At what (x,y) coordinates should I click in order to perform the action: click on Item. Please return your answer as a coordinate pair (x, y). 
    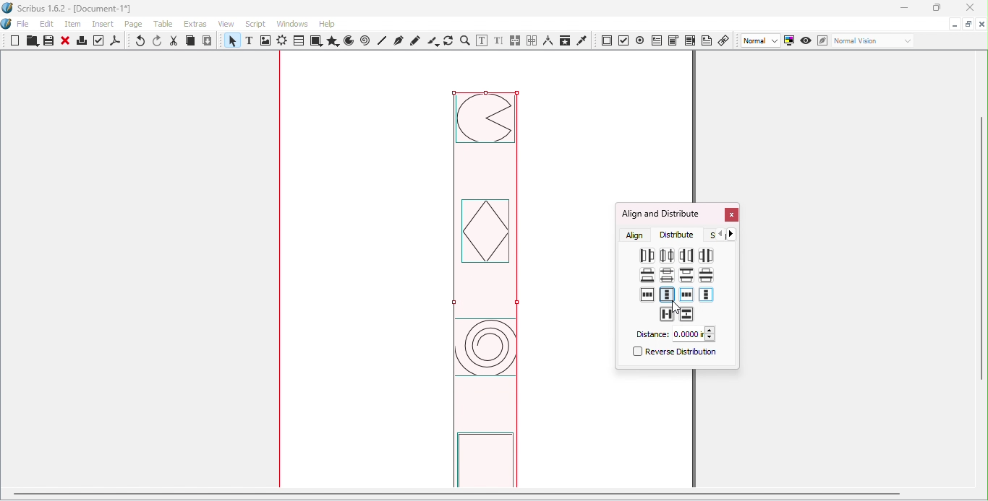
    Looking at the image, I should click on (74, 25).